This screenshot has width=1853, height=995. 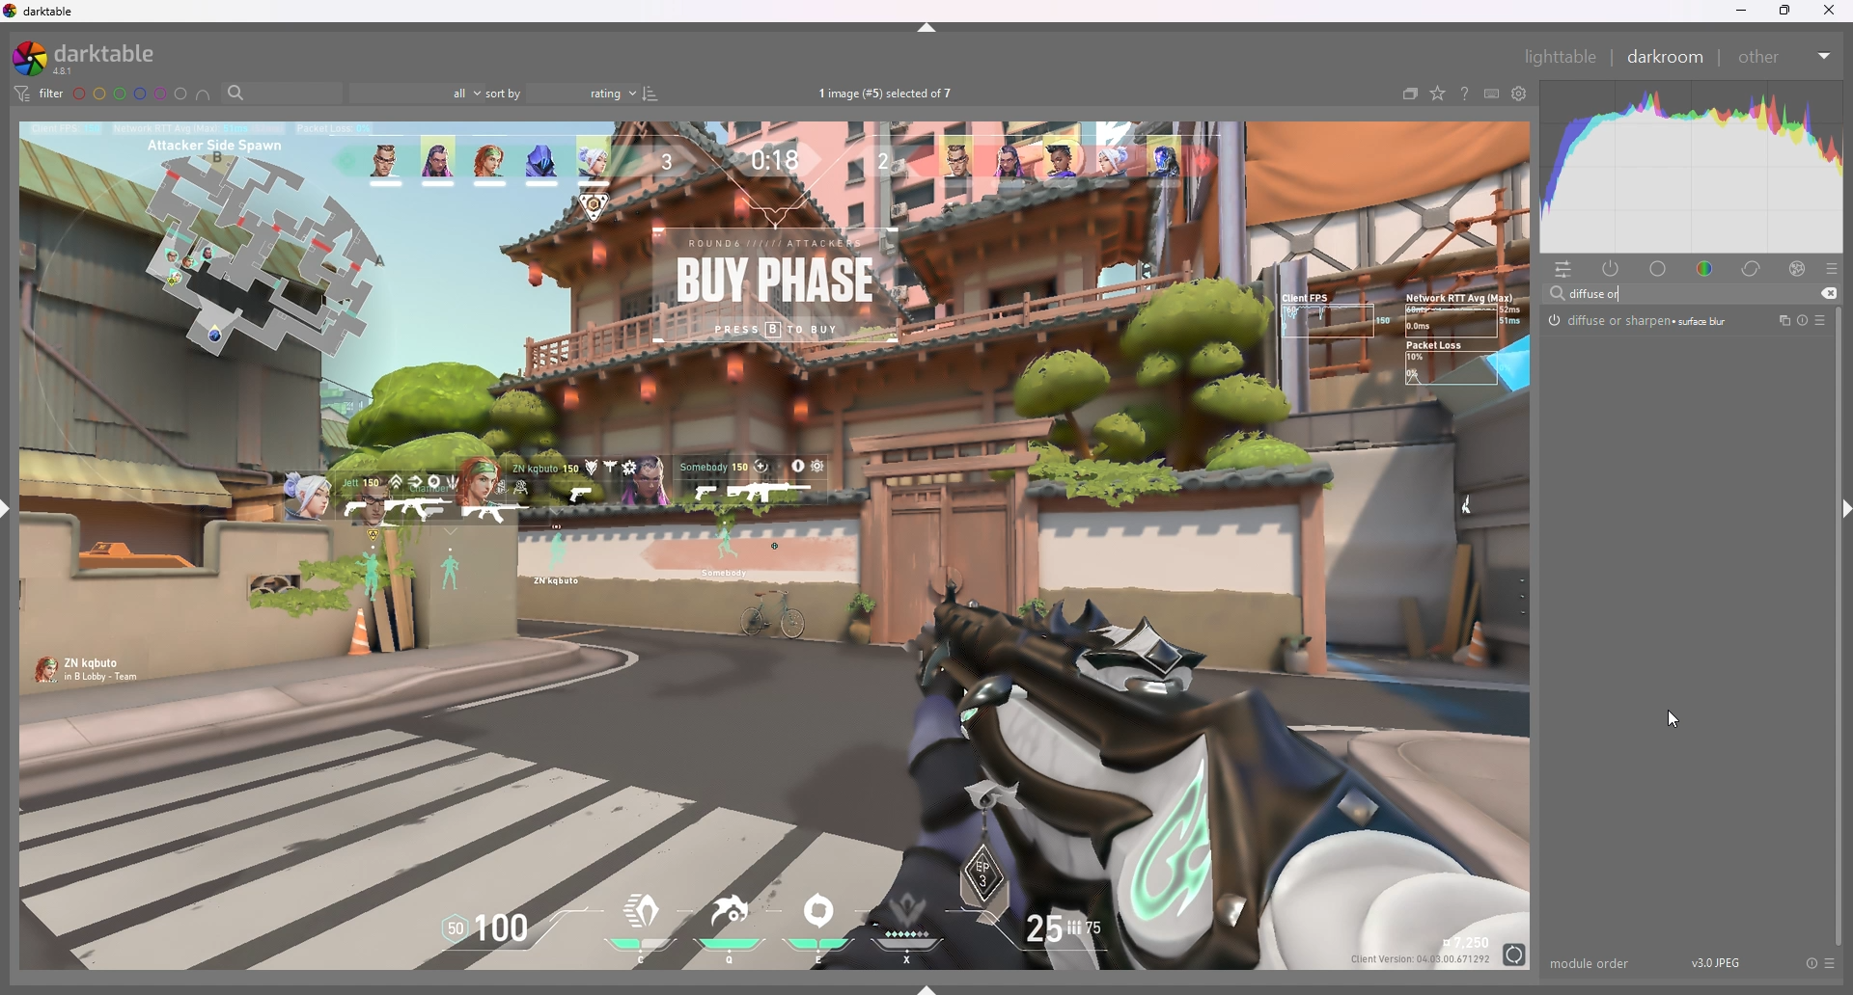 What do you see at coordinates (1801, 321) in the screenshot?
I see `reset` at bounding box center [1801, 321].